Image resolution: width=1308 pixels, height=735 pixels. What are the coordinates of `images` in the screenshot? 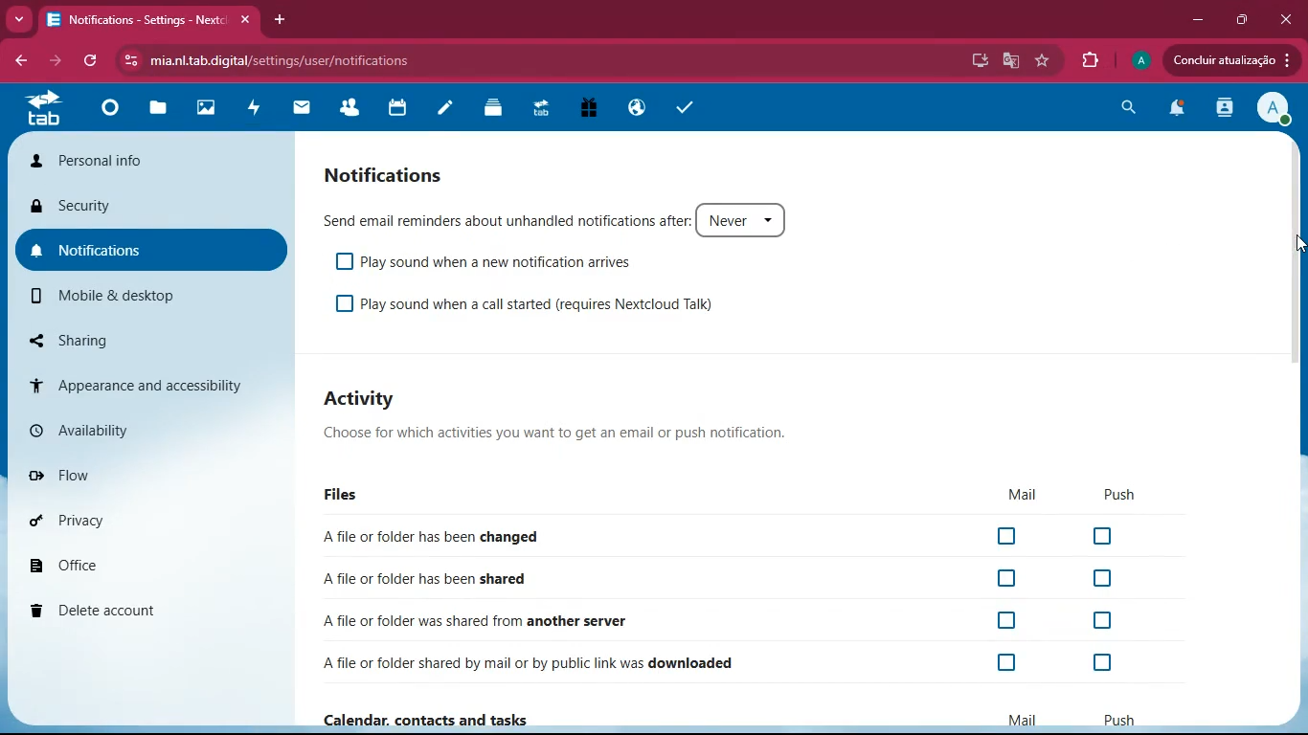 It's located at (213, 110).